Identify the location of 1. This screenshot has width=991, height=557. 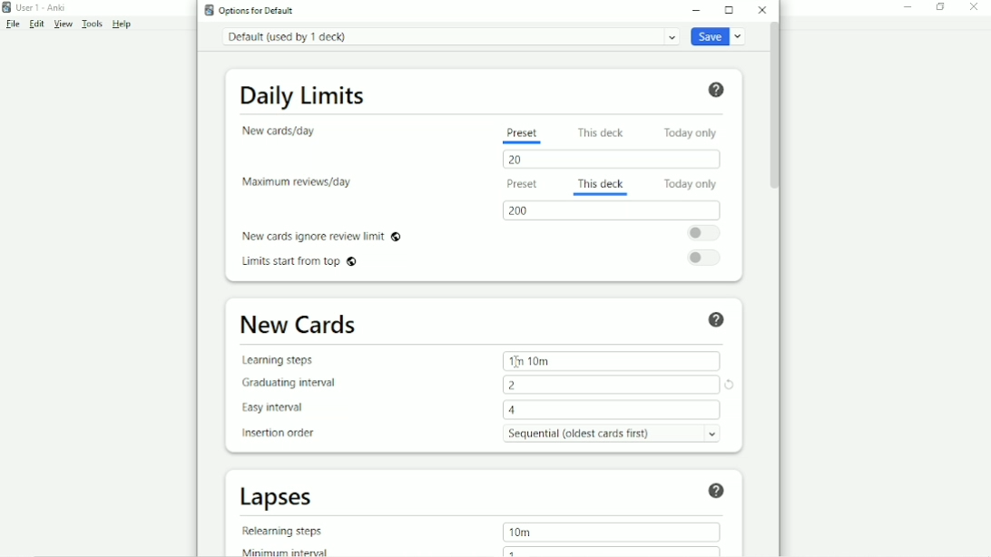
(515, 552).